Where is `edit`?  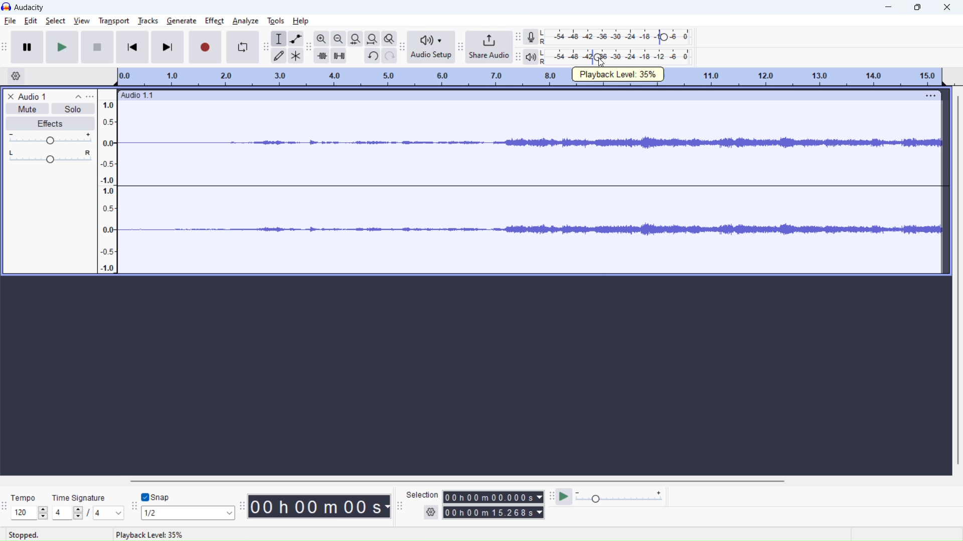
edit is located at coordinates (32, 21).